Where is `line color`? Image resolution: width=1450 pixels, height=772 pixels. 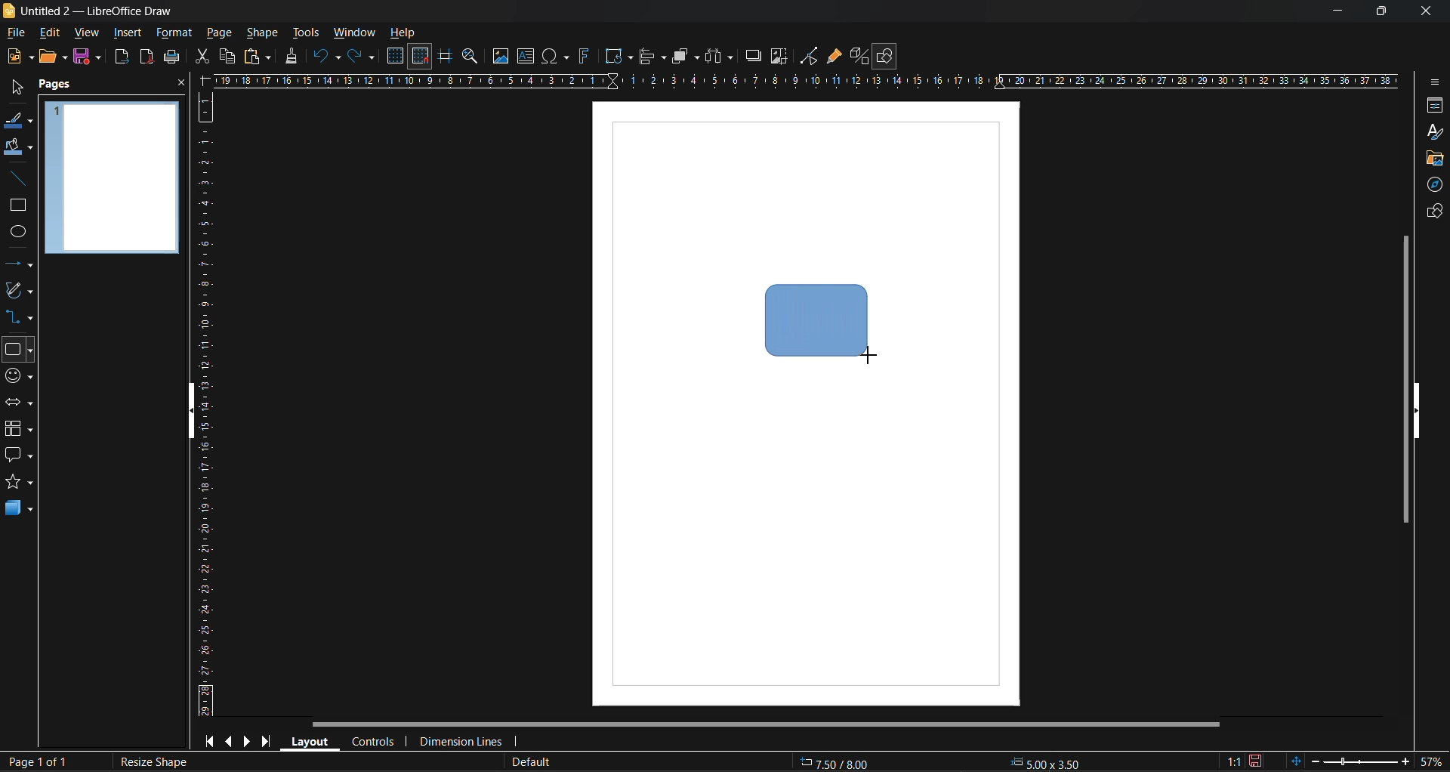 line color is located at coordinates (19, 122).